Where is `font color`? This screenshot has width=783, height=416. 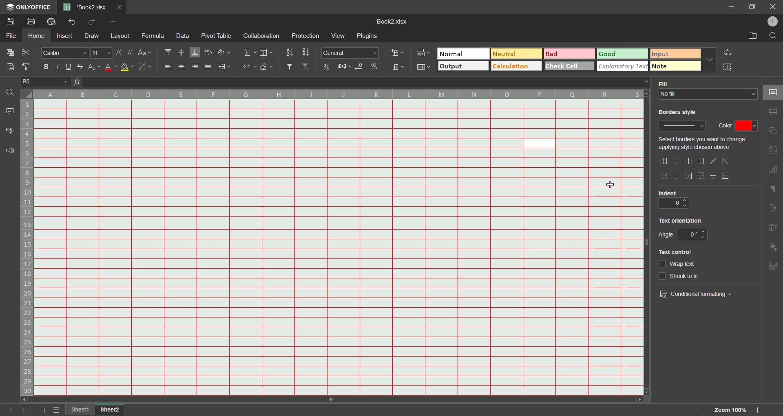 font color is located at coordinates (110, 69).